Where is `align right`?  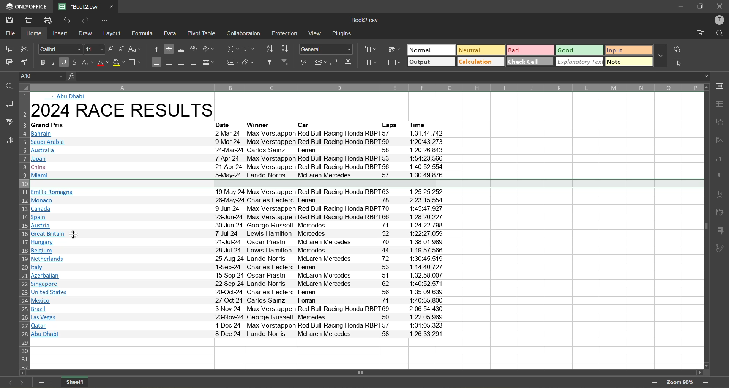
align right is located at coordinates (180, 62).